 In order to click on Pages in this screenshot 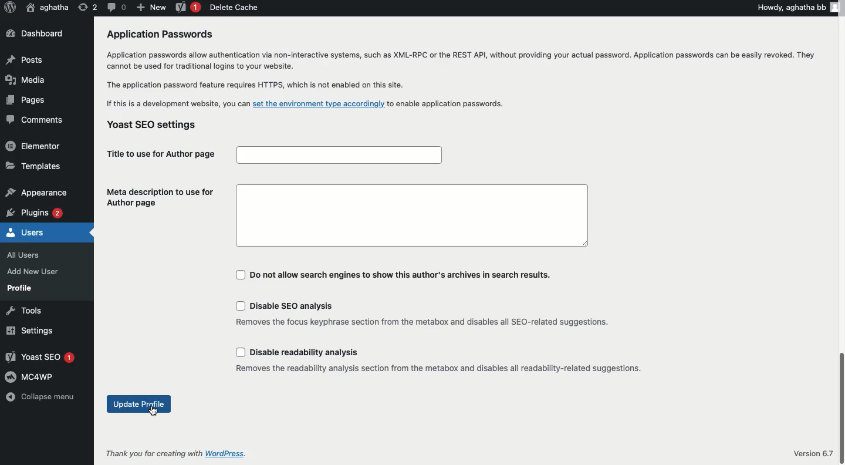, I will do `click(27, 99)`.